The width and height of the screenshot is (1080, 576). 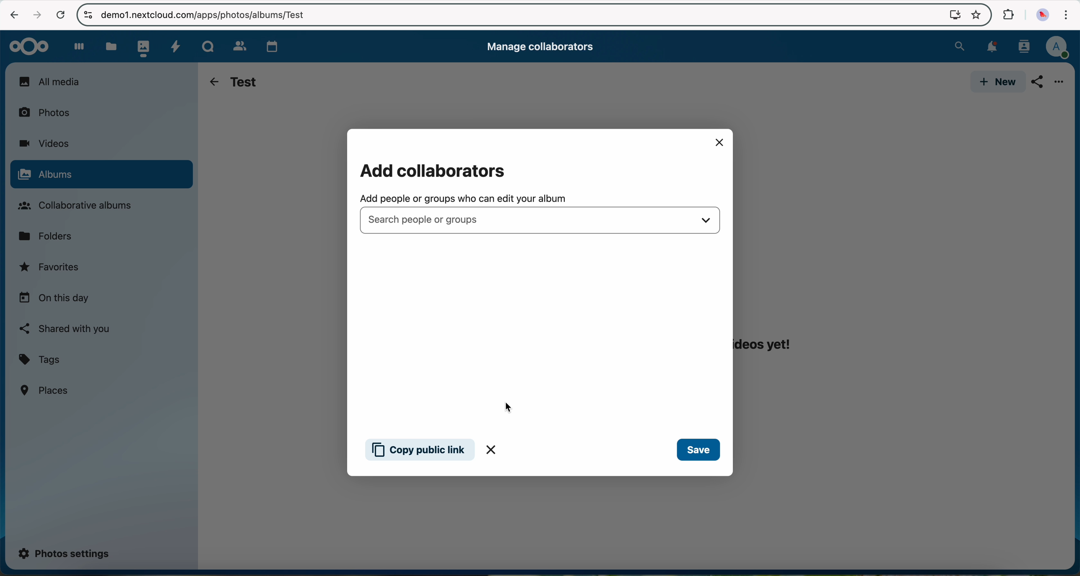 What do you see at coordinates (65, 553) in the screenshot?
I see `photos settings` at bounding box center [65, 553].